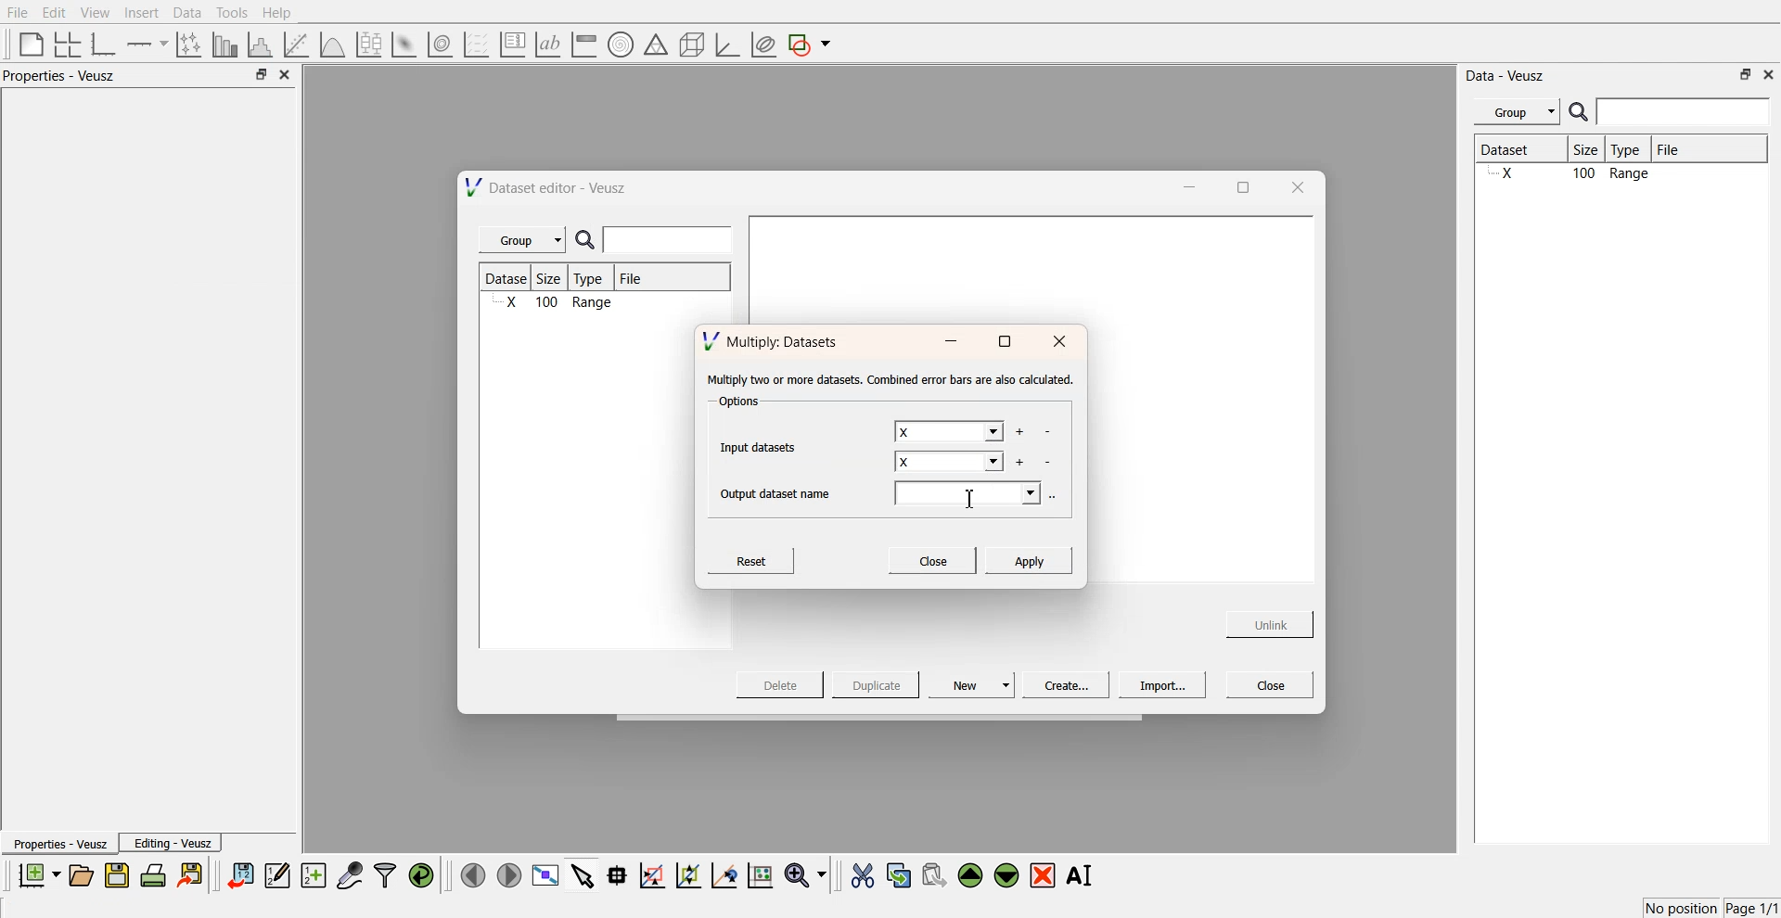 The image size is (1781, 918). What do you see at coordinates (367, 42) in the screenshot?
I see `plot a boxplot` at bounding box center [367, 42].